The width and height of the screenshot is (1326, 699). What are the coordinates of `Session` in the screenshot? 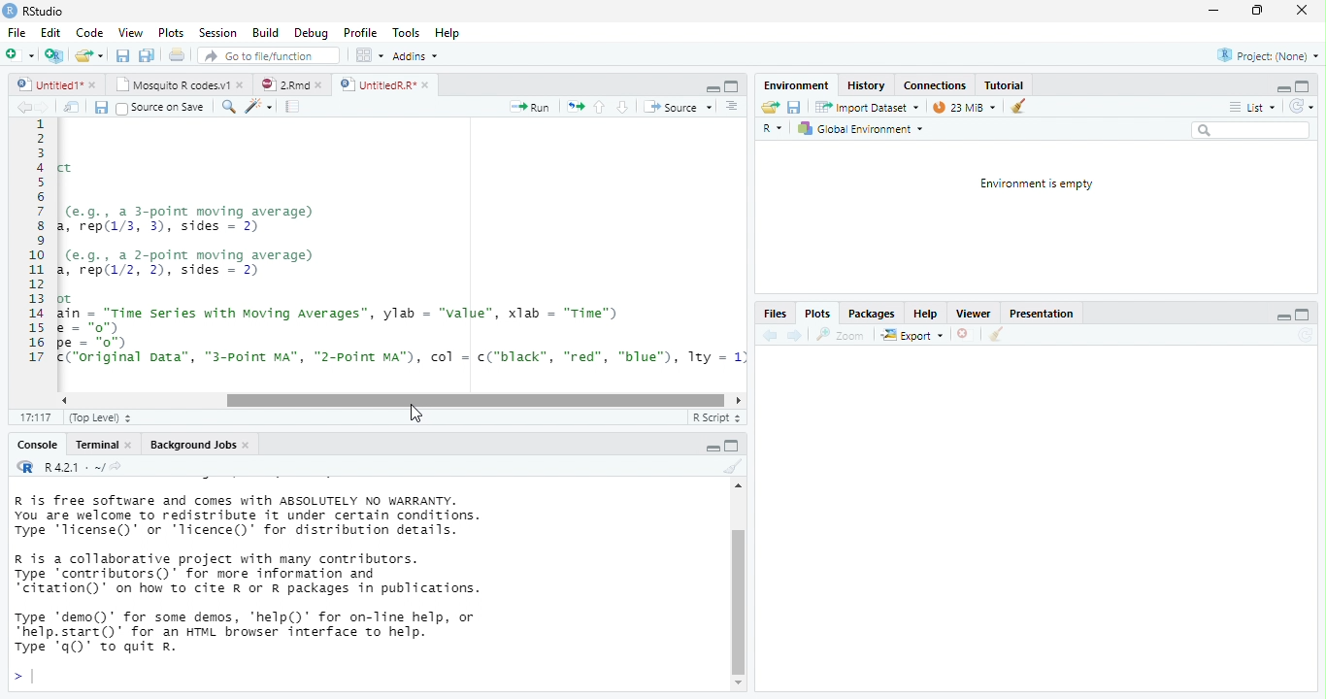 It's located at (217, 32).